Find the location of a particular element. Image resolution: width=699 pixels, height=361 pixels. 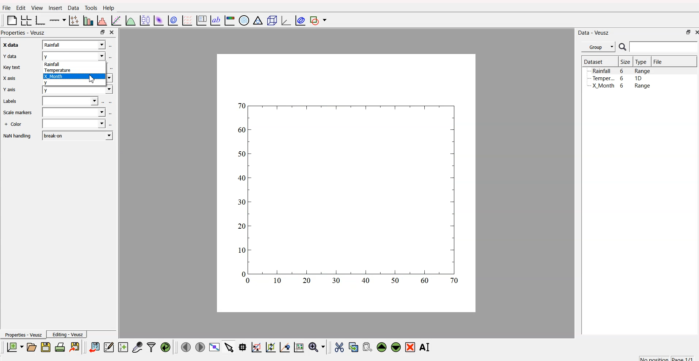

remove the selected widget is located at coordinates (410, 347).